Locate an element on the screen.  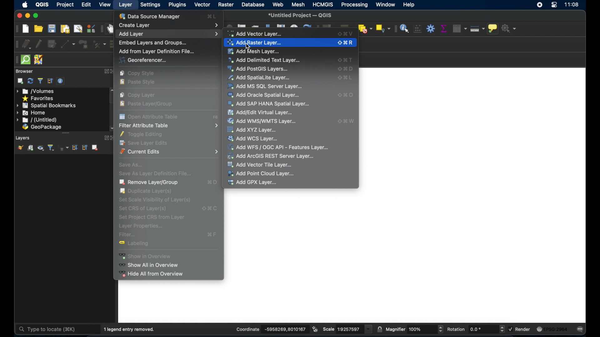
show map tips is located at coordinates (493, 29).